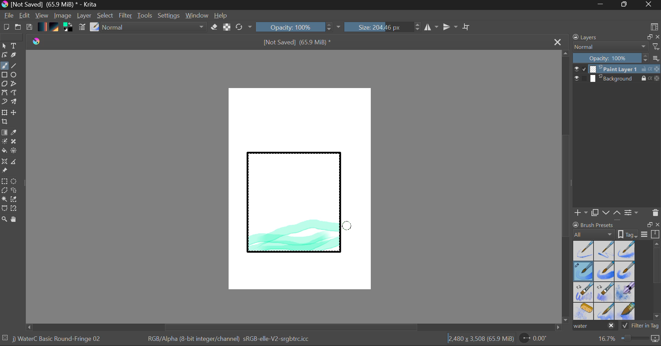 The height and width of the screenshot is (346, 661). Describe the element at coordinates (617, 212) in the screenshot. I see `Move Layer Up` at that location.